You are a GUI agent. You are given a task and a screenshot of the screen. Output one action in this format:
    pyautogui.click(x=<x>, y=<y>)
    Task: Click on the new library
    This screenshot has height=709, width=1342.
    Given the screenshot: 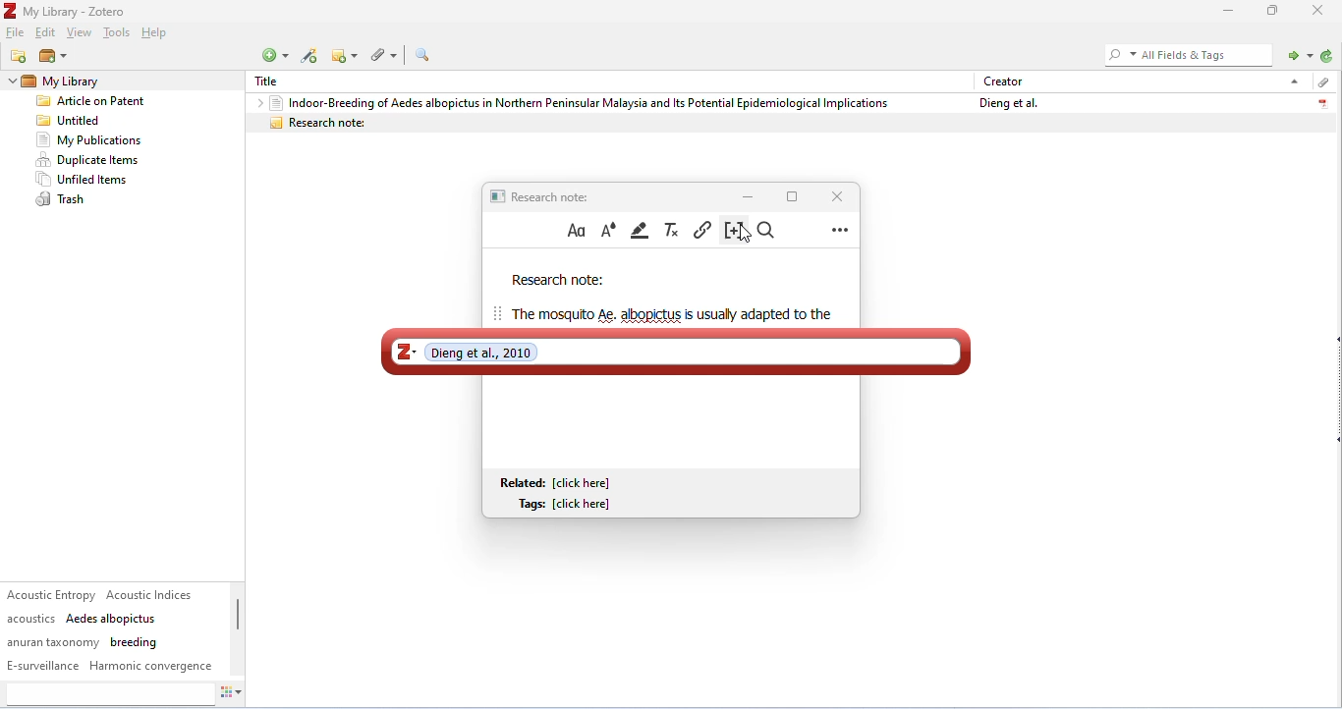 What is the action you would take?
    pyautogui.click(x=52, y=57)
    